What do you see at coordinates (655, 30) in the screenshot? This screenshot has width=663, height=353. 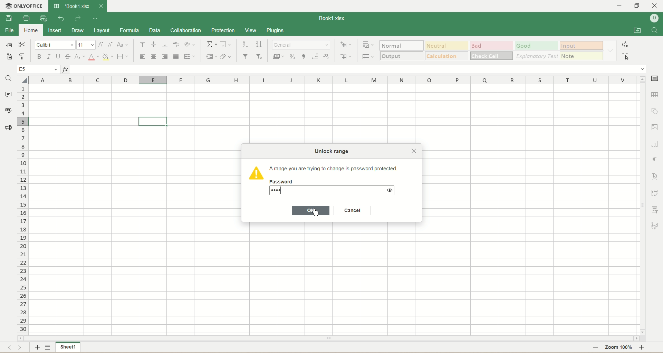 I see `find` at bounding box center [655, 30].